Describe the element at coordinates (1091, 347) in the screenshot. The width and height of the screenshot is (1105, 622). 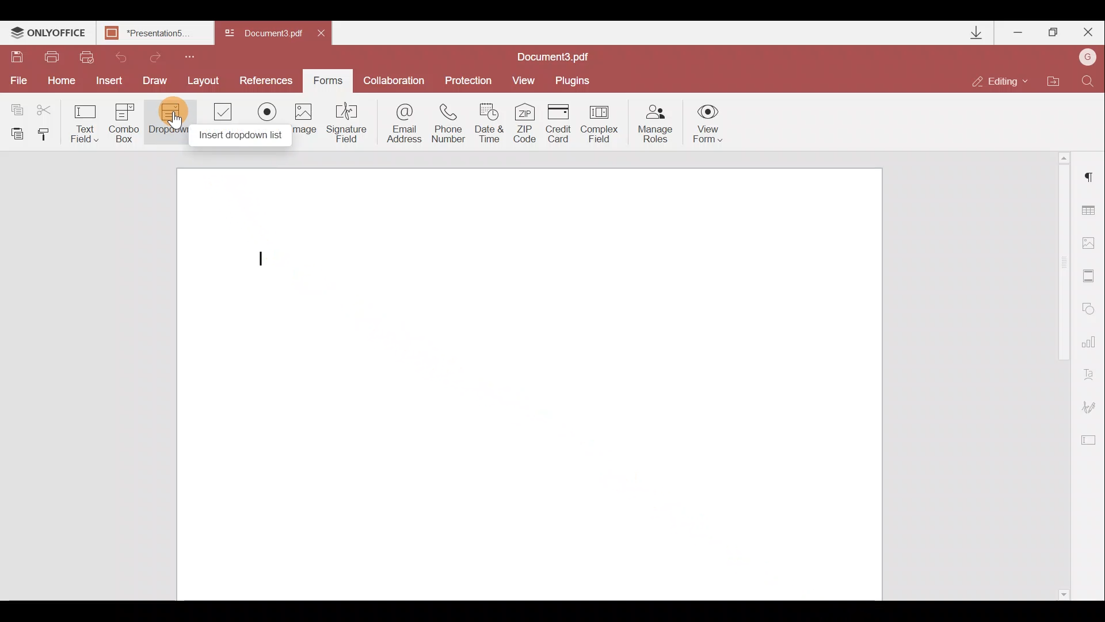
I see `Chart settings` at that location.